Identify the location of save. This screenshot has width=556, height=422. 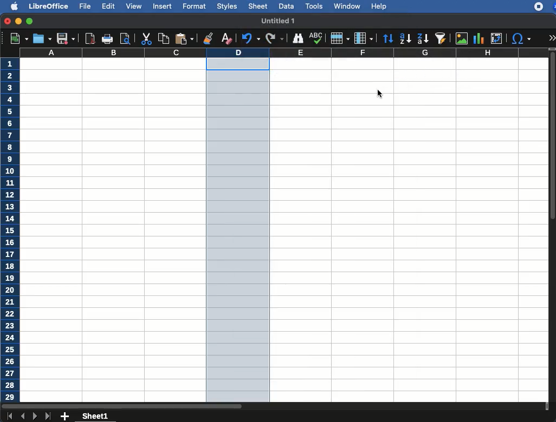
(41, 38).